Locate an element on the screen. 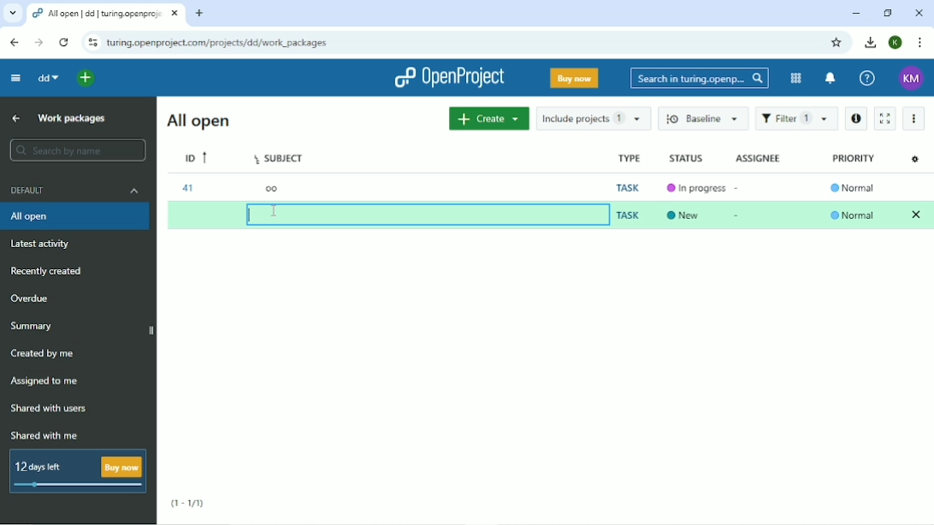 The width and height of the screenshot is (934, 525). To notification center is located at coordinates (831, 79).